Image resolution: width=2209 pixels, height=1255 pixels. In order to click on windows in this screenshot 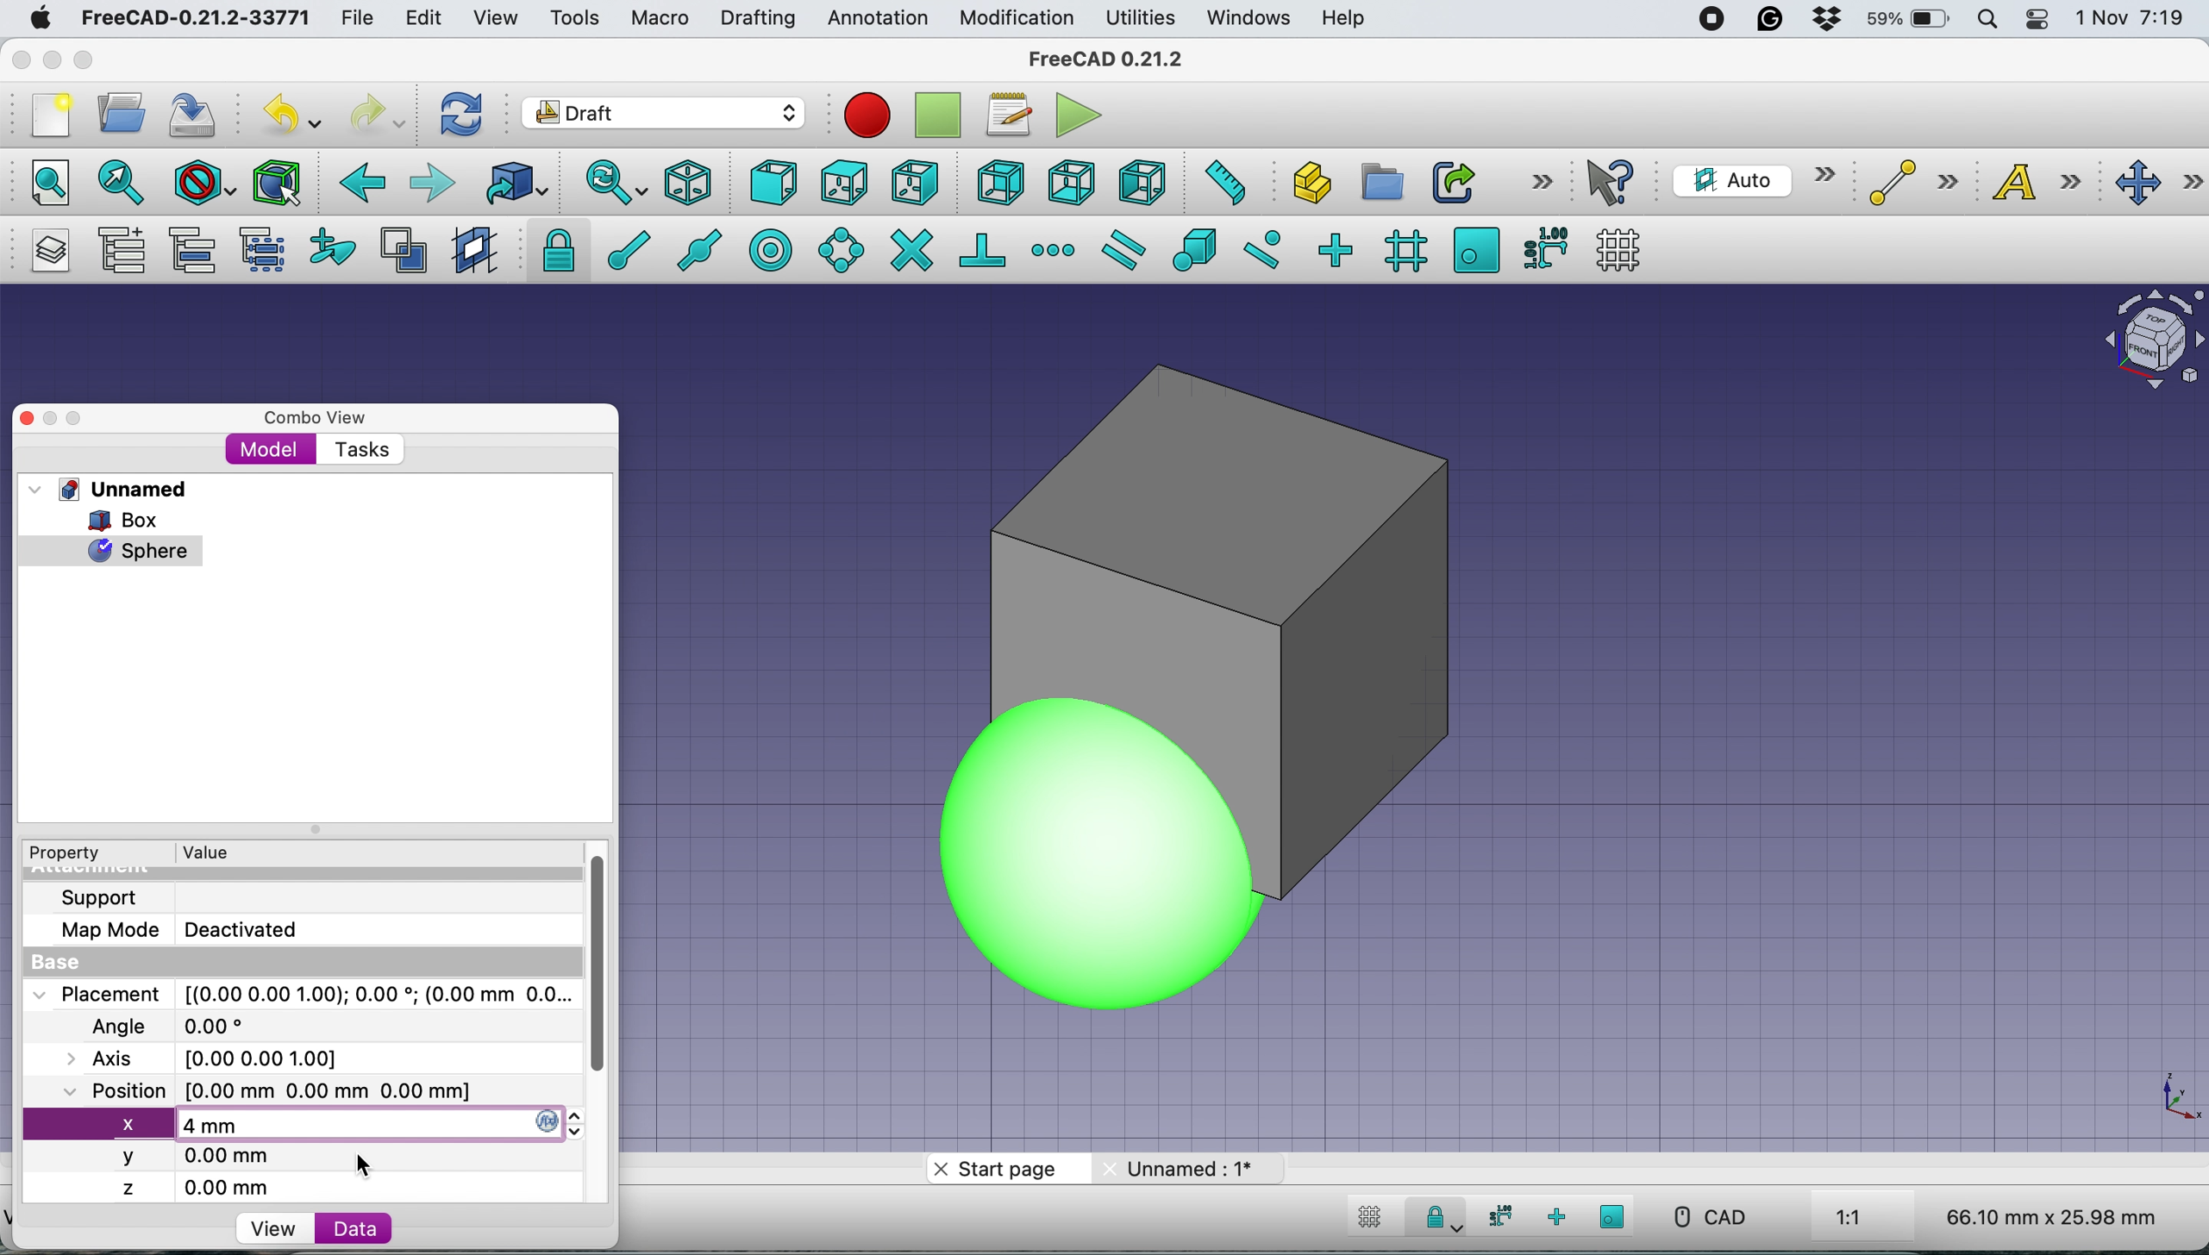, I will do `click(1251, 18)`.